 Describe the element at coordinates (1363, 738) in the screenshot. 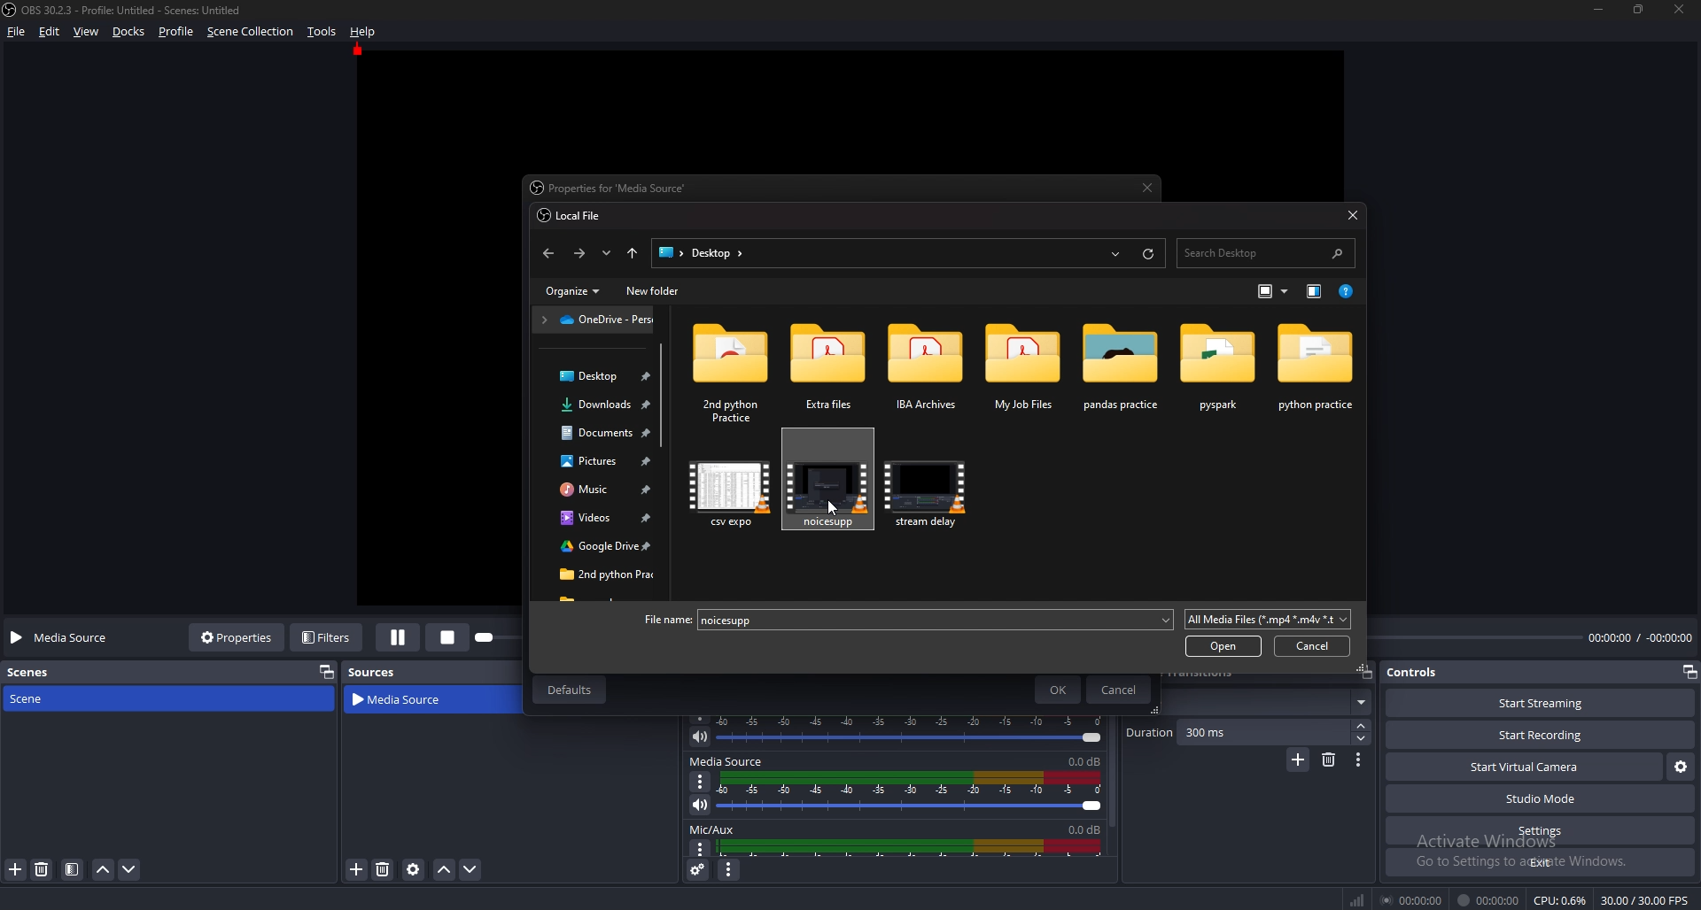

I see `Decrease duration` at that location.